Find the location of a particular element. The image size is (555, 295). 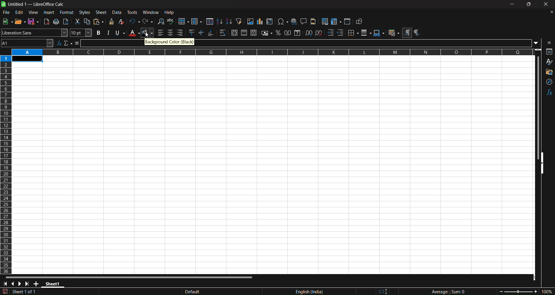

decrease indent is located at coordinates (341, 33).